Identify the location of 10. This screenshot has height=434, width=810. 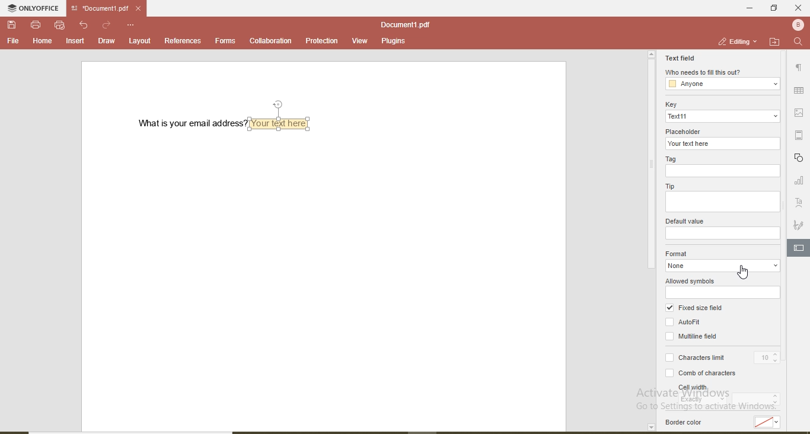
(767, 356).